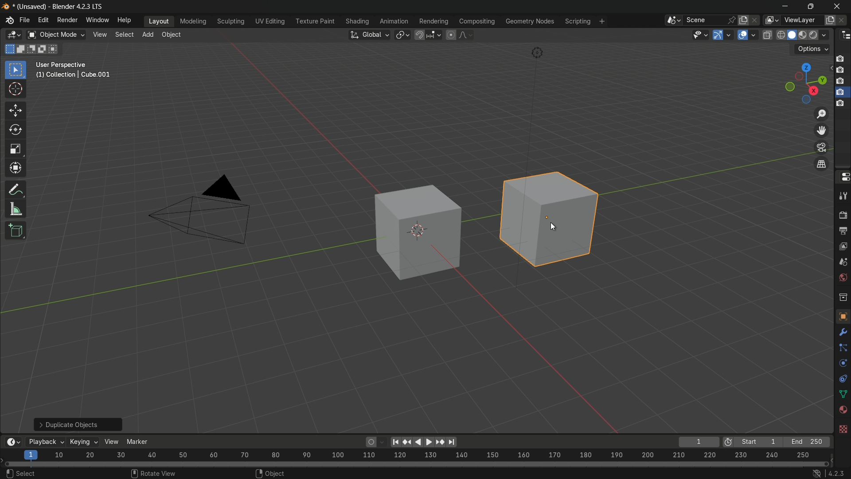 The height and width of the screenshot is (479, 851). What do you see at coordinates (76, 71) in the screenshot?
I see `User Perspective` at bounding box center [76, 71].